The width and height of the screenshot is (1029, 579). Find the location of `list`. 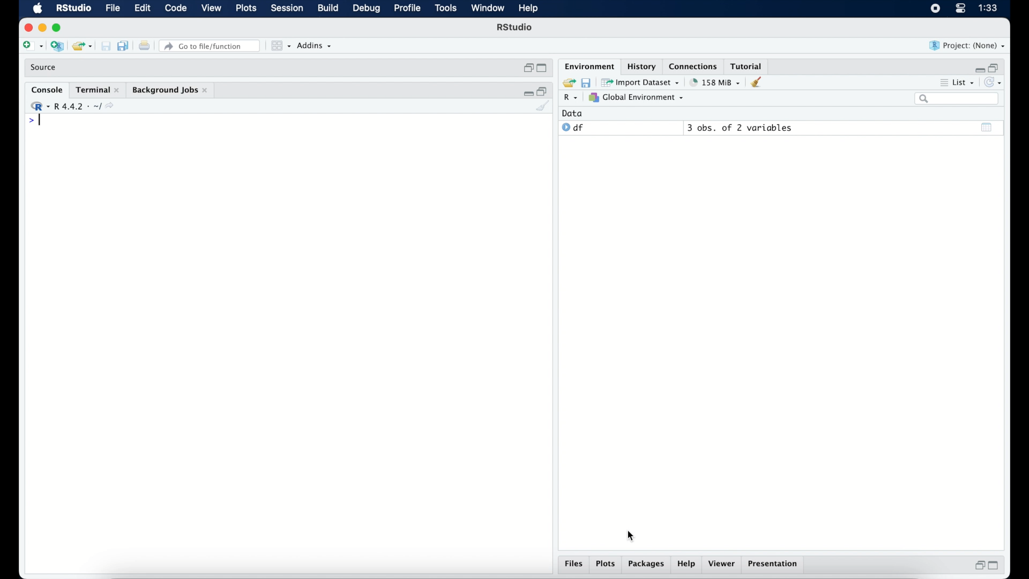

list is located at coordinates (960, 83).